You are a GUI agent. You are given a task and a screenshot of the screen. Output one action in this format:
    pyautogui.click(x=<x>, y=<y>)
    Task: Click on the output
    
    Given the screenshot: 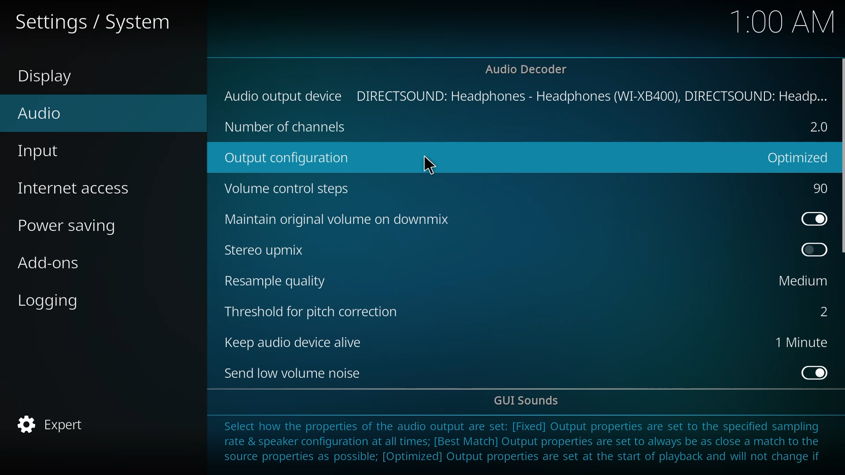 What is the action you would take?
    pyautogui.click(x=523, y=96)
    